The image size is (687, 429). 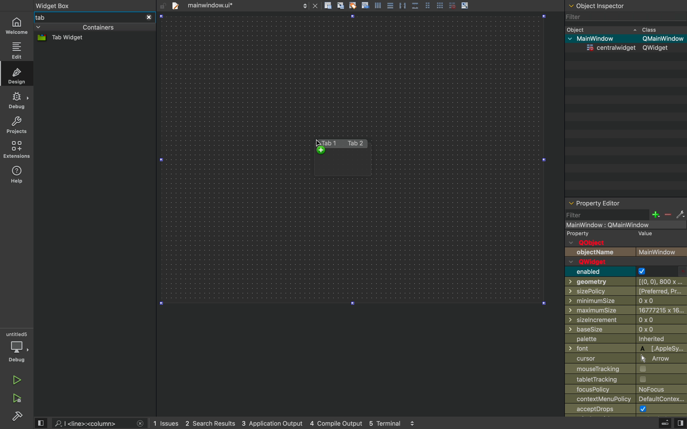 I want to click on objectname, so click(x=625, y=252).